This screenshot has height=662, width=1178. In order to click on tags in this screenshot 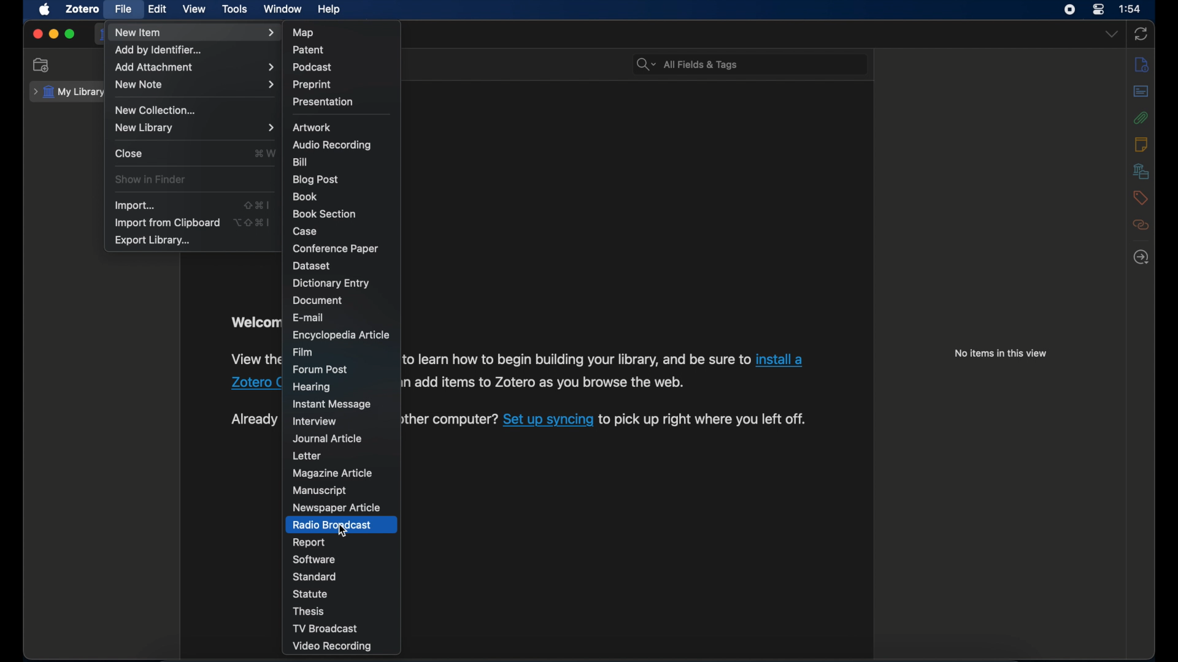, I will do `click(1141, 197)`.